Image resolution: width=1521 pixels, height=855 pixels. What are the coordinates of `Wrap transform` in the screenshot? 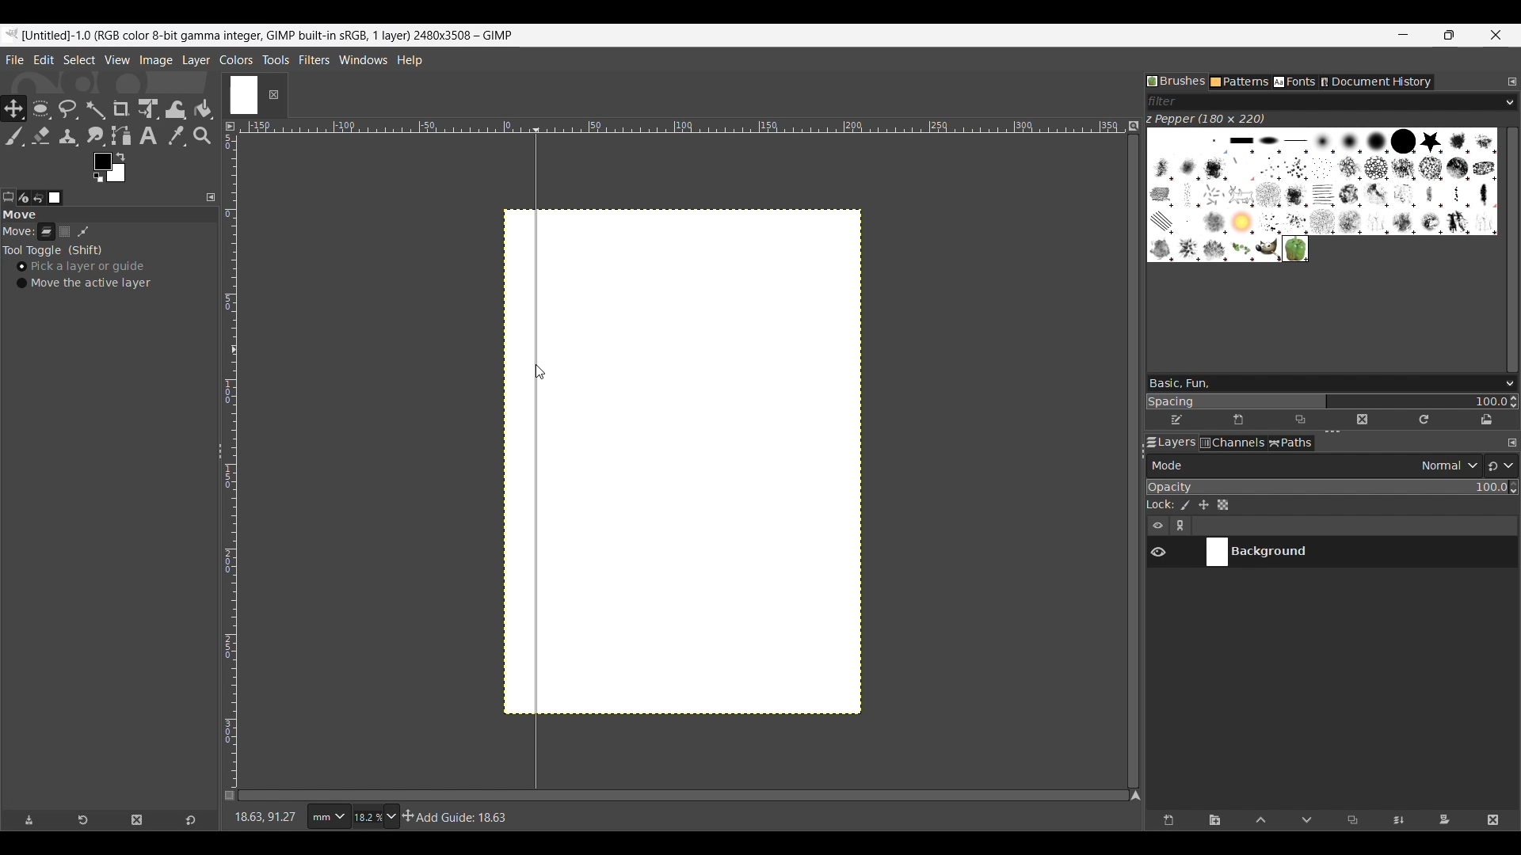 It's located at (175, 109).